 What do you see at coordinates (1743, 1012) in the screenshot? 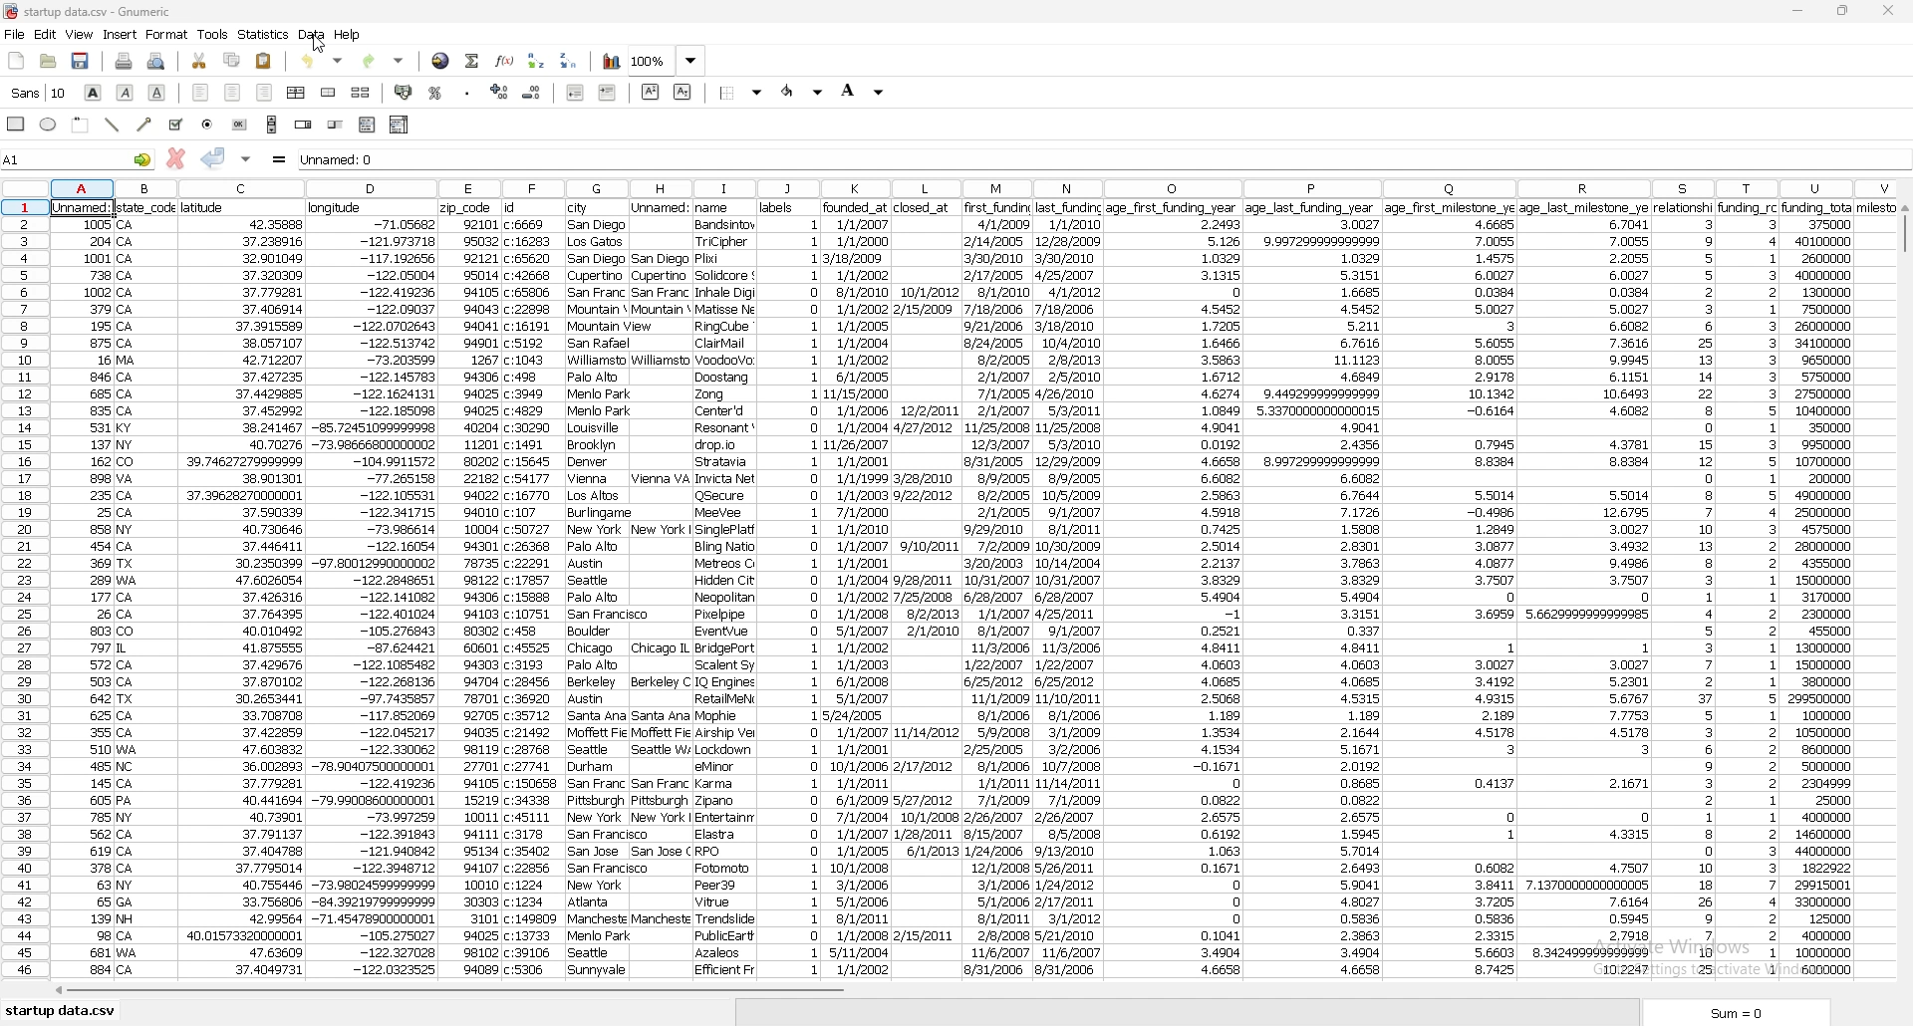
I see `sum` at bounding box center [1743, 1012].